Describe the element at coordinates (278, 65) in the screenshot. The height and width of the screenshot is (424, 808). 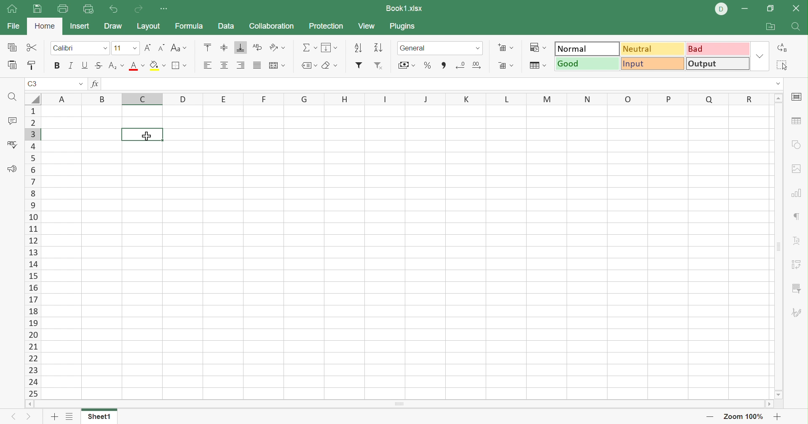
I see `Merge and center` at that location.